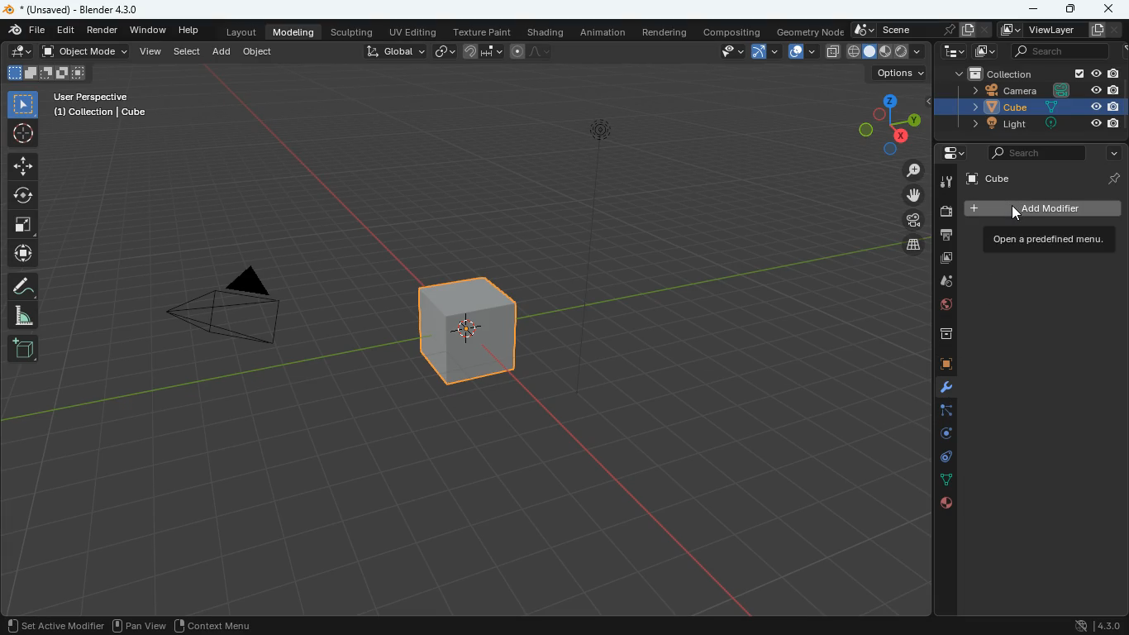 This screenshot has width=1129, height=635. What do you see at coordinates (21, 136) in the screenshot?
I see `aim` at bounding box center [21, 136].